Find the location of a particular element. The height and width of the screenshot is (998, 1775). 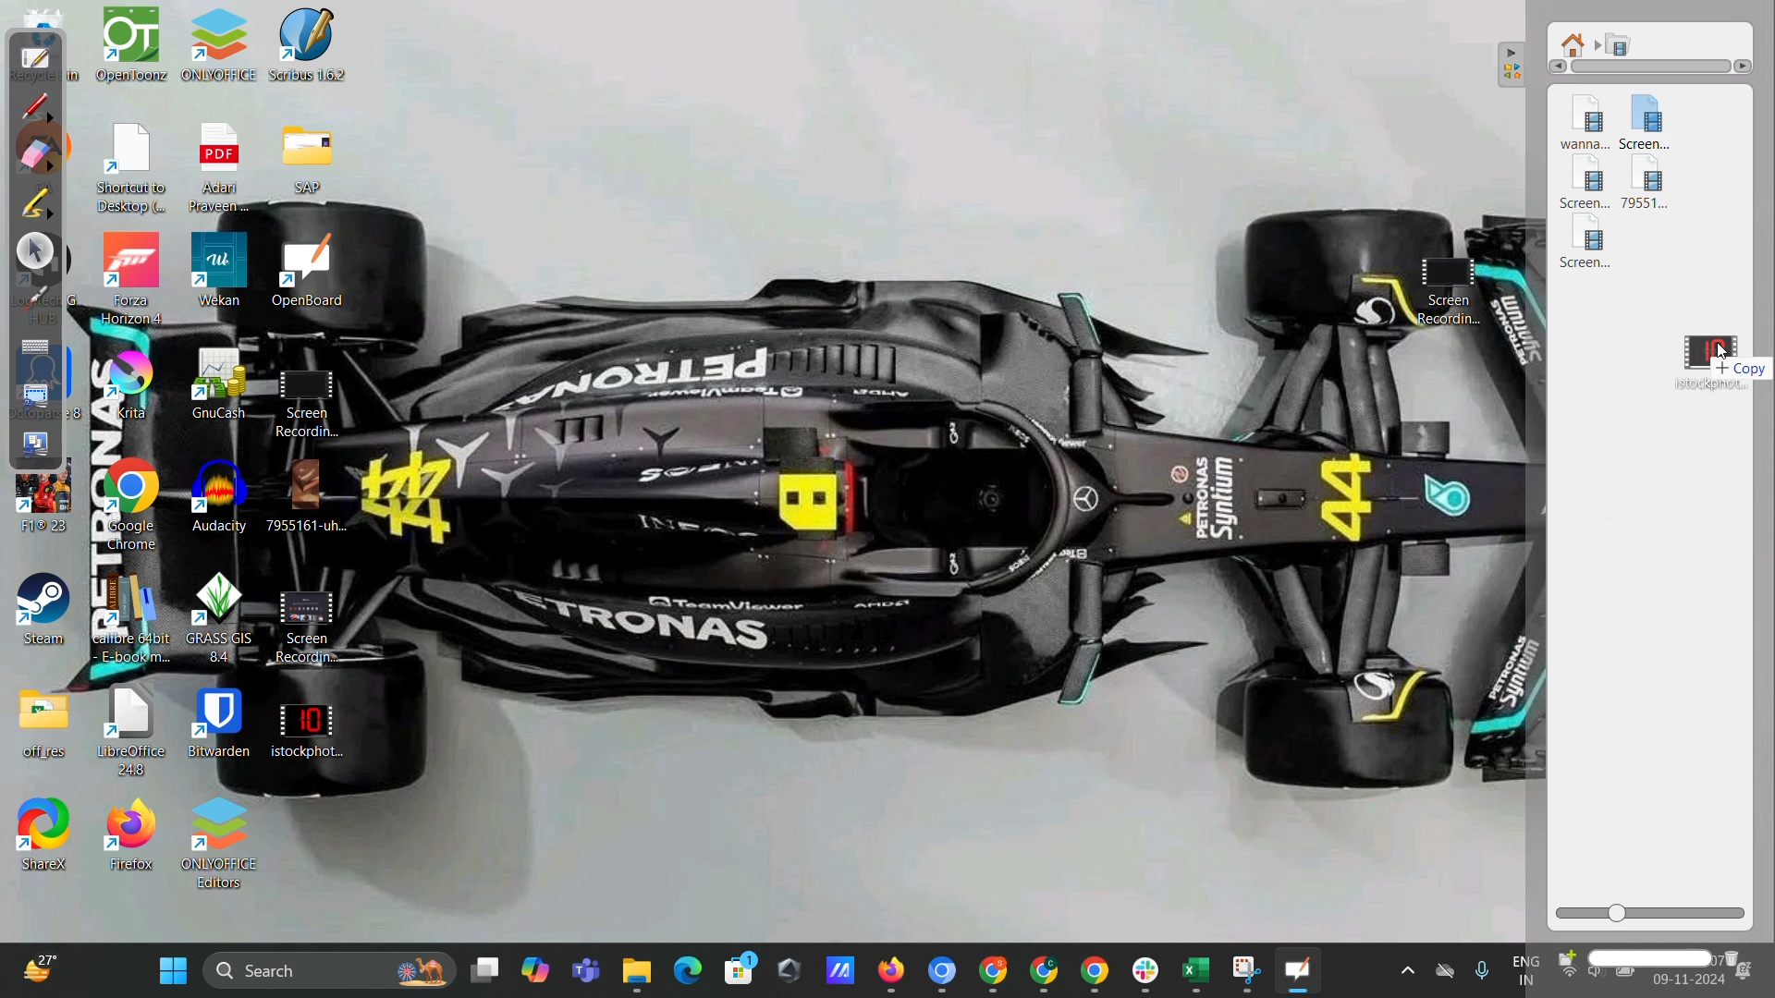

root is located at coordinates (1574, 43).